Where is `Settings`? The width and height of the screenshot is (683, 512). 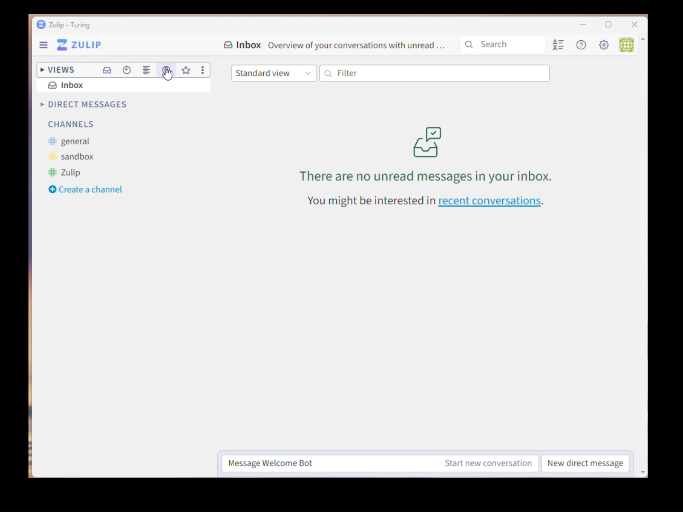 Settings is located at coordinates (605, 46).